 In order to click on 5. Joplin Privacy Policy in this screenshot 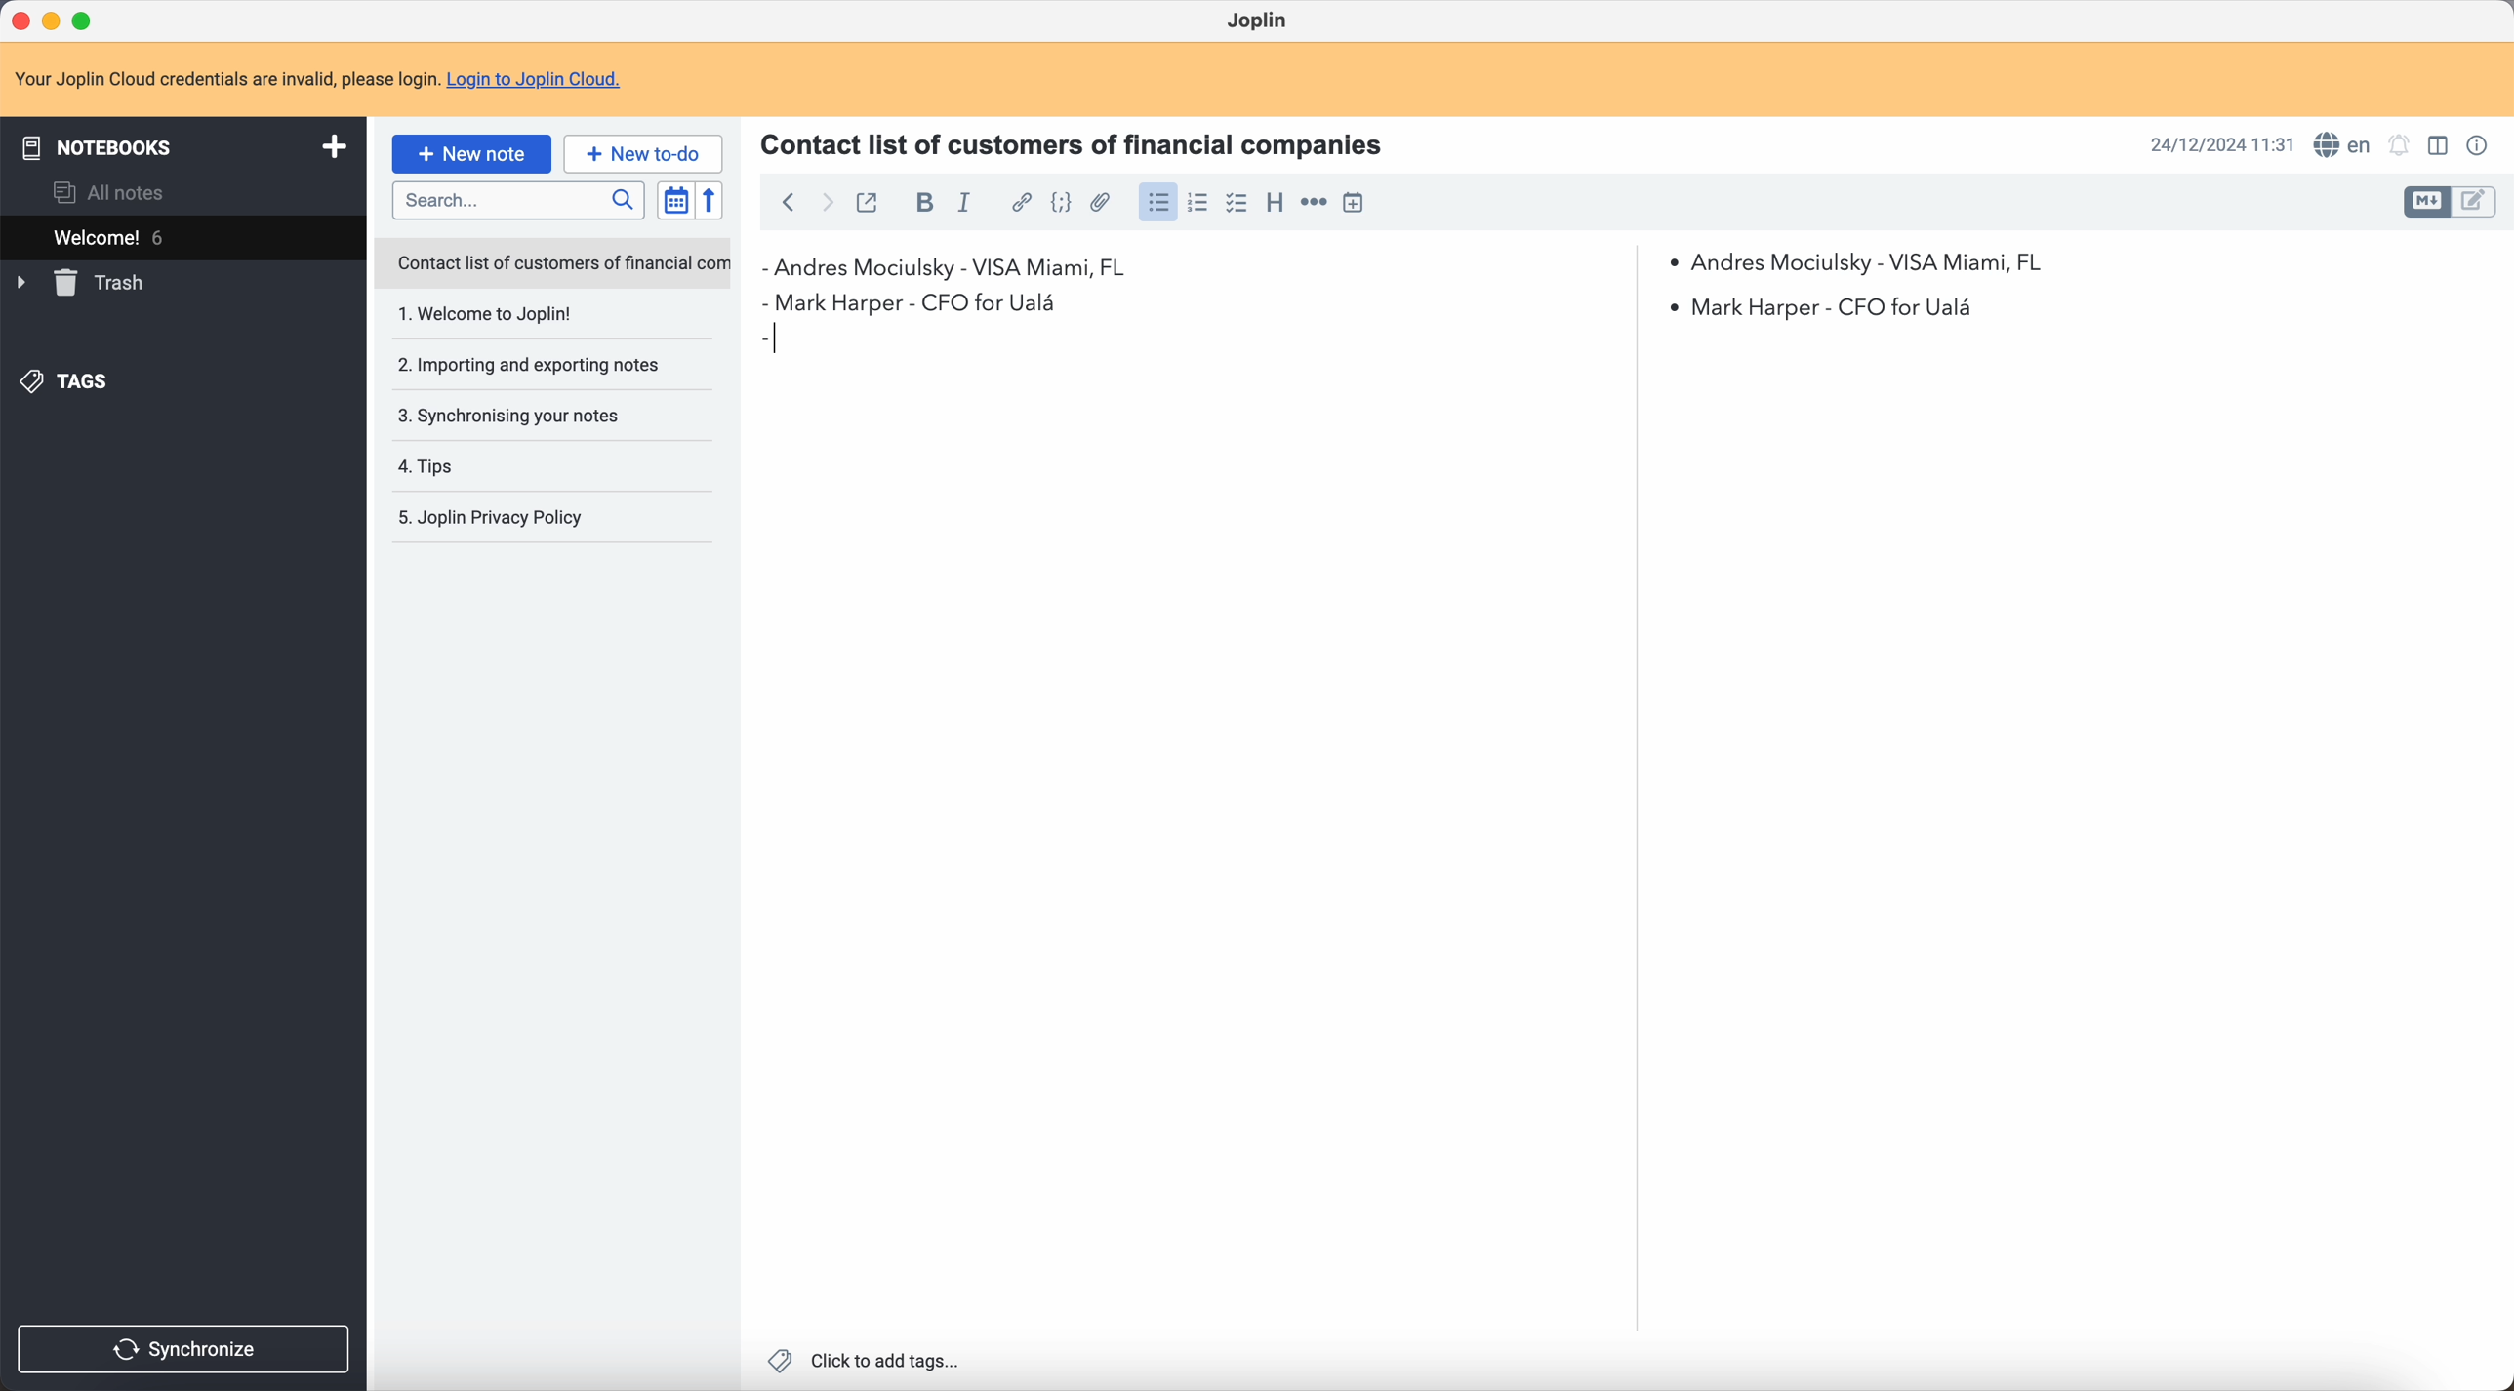, I will do `click(504, 519)`.